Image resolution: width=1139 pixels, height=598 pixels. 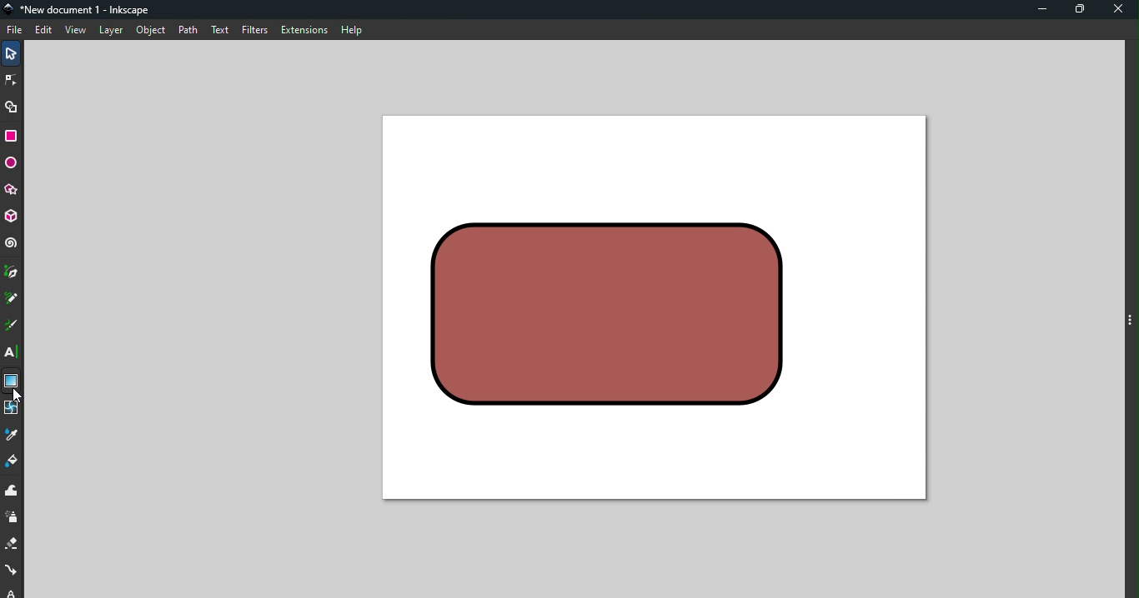 I want to click on 3D box tool, so click(x=13, y=217).